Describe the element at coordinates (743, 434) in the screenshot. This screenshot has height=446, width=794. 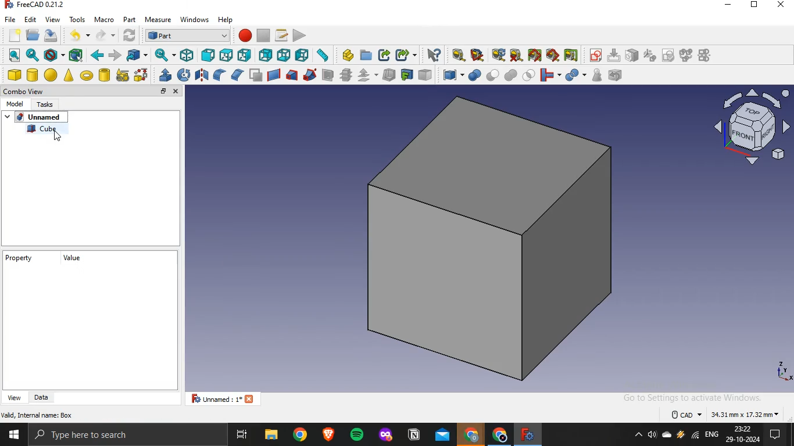
I see `time and date` at that location.